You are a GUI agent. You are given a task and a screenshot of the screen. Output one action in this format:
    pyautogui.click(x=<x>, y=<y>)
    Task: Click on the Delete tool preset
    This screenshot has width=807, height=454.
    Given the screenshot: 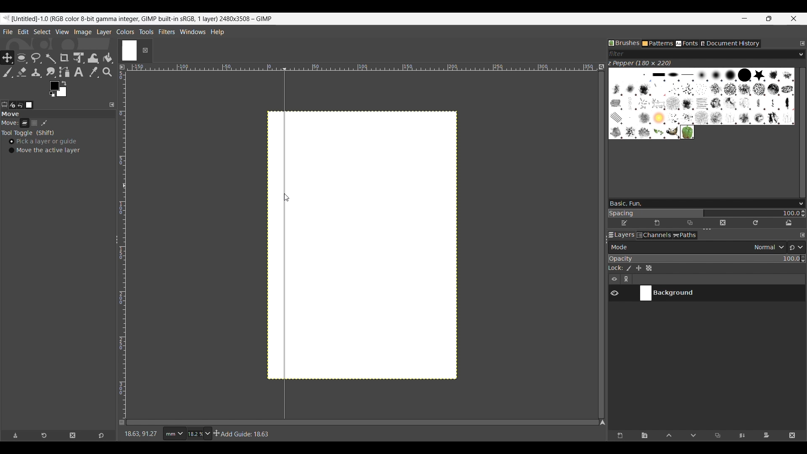 What is the action you would take?
    pyautogui.click(x=73, y=436)
    